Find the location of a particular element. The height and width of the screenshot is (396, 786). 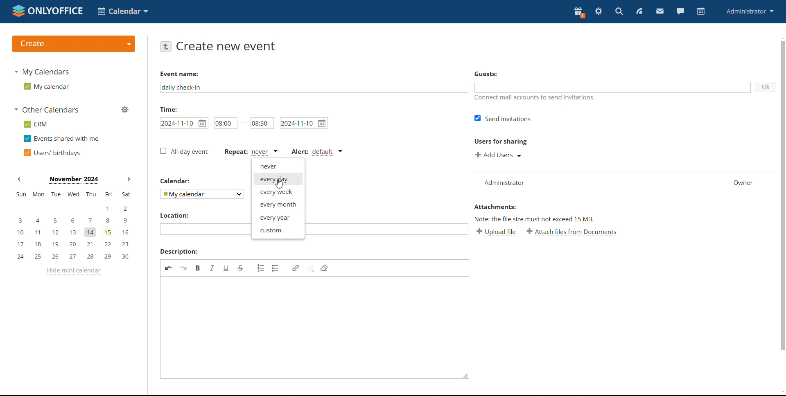

event start time is located at coordinates (225, 123).